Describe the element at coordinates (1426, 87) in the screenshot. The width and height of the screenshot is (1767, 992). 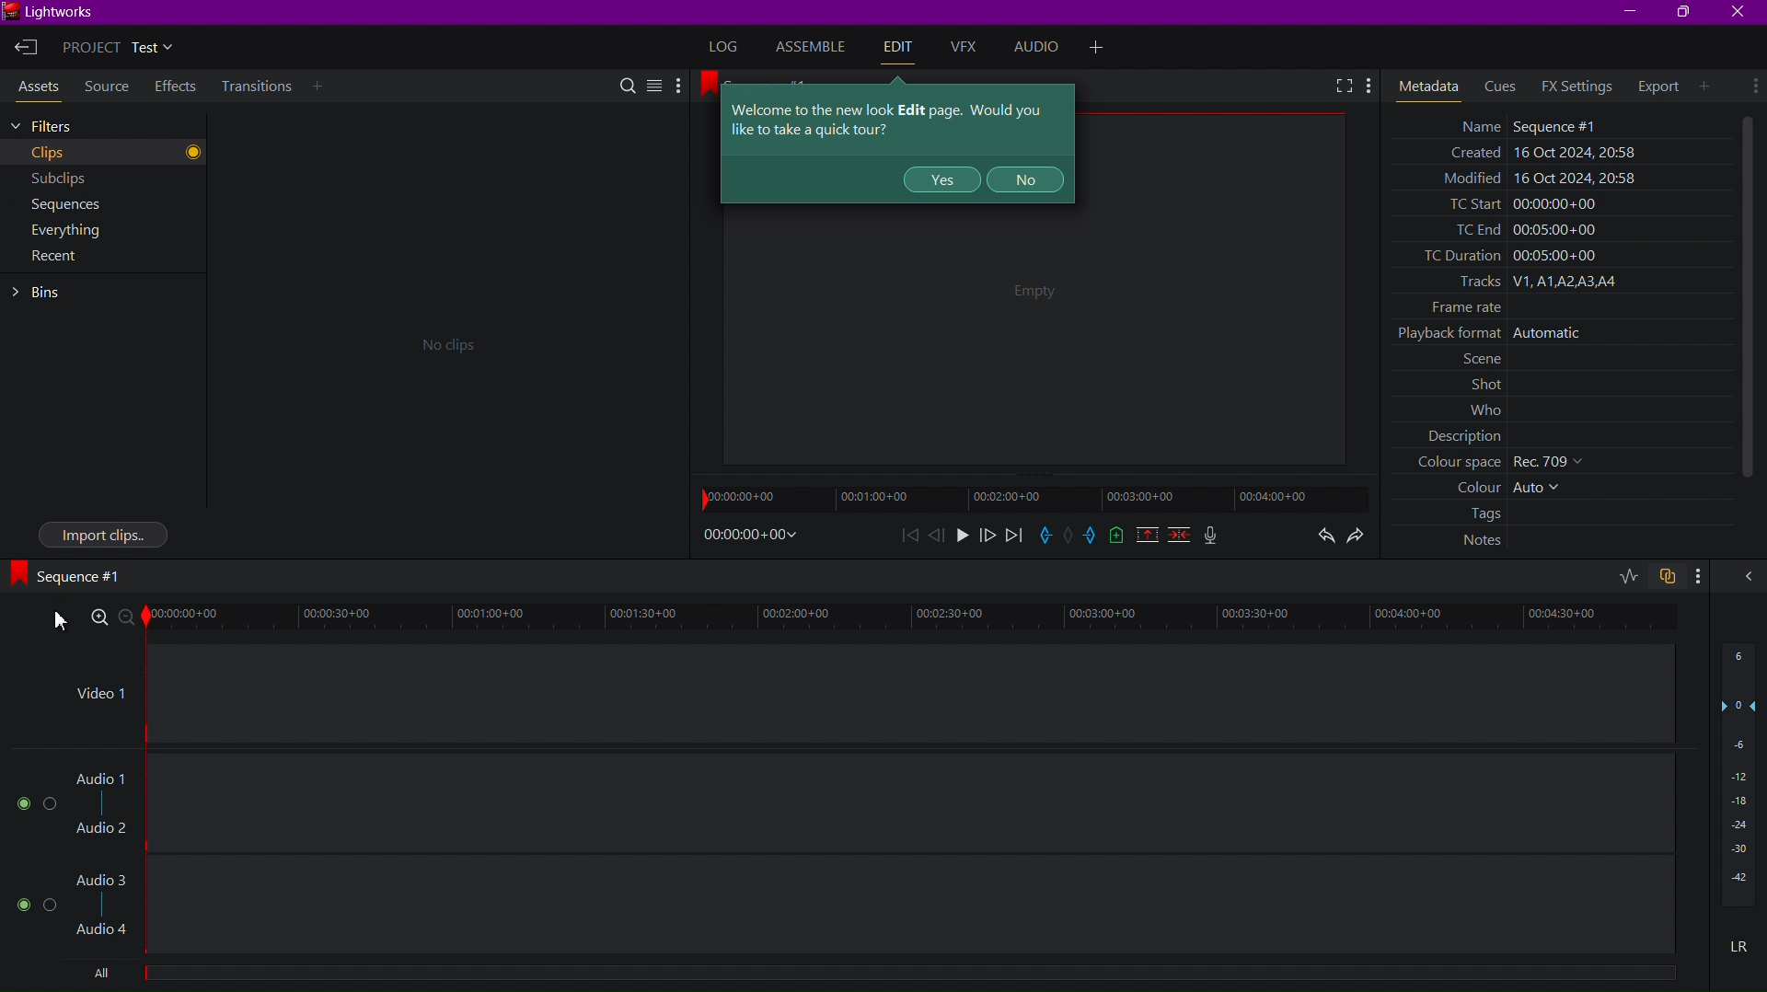
I see `Meta Data` at that location.